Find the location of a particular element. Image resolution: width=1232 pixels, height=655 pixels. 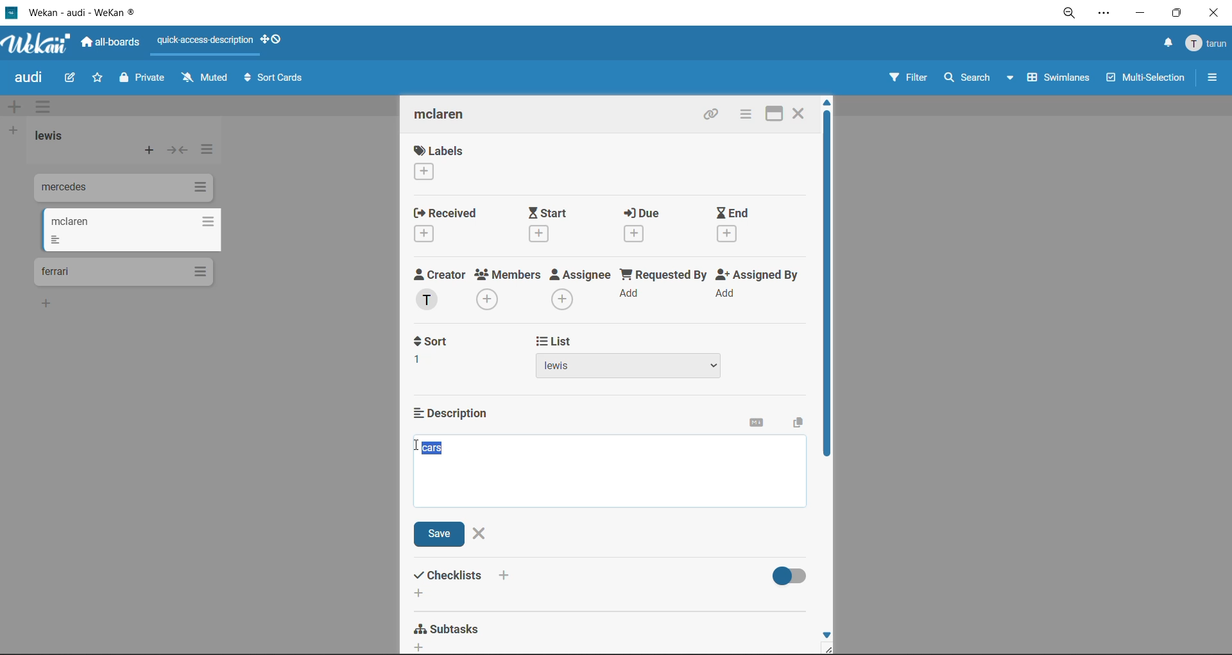

cards is located at coordinates (130, 230).